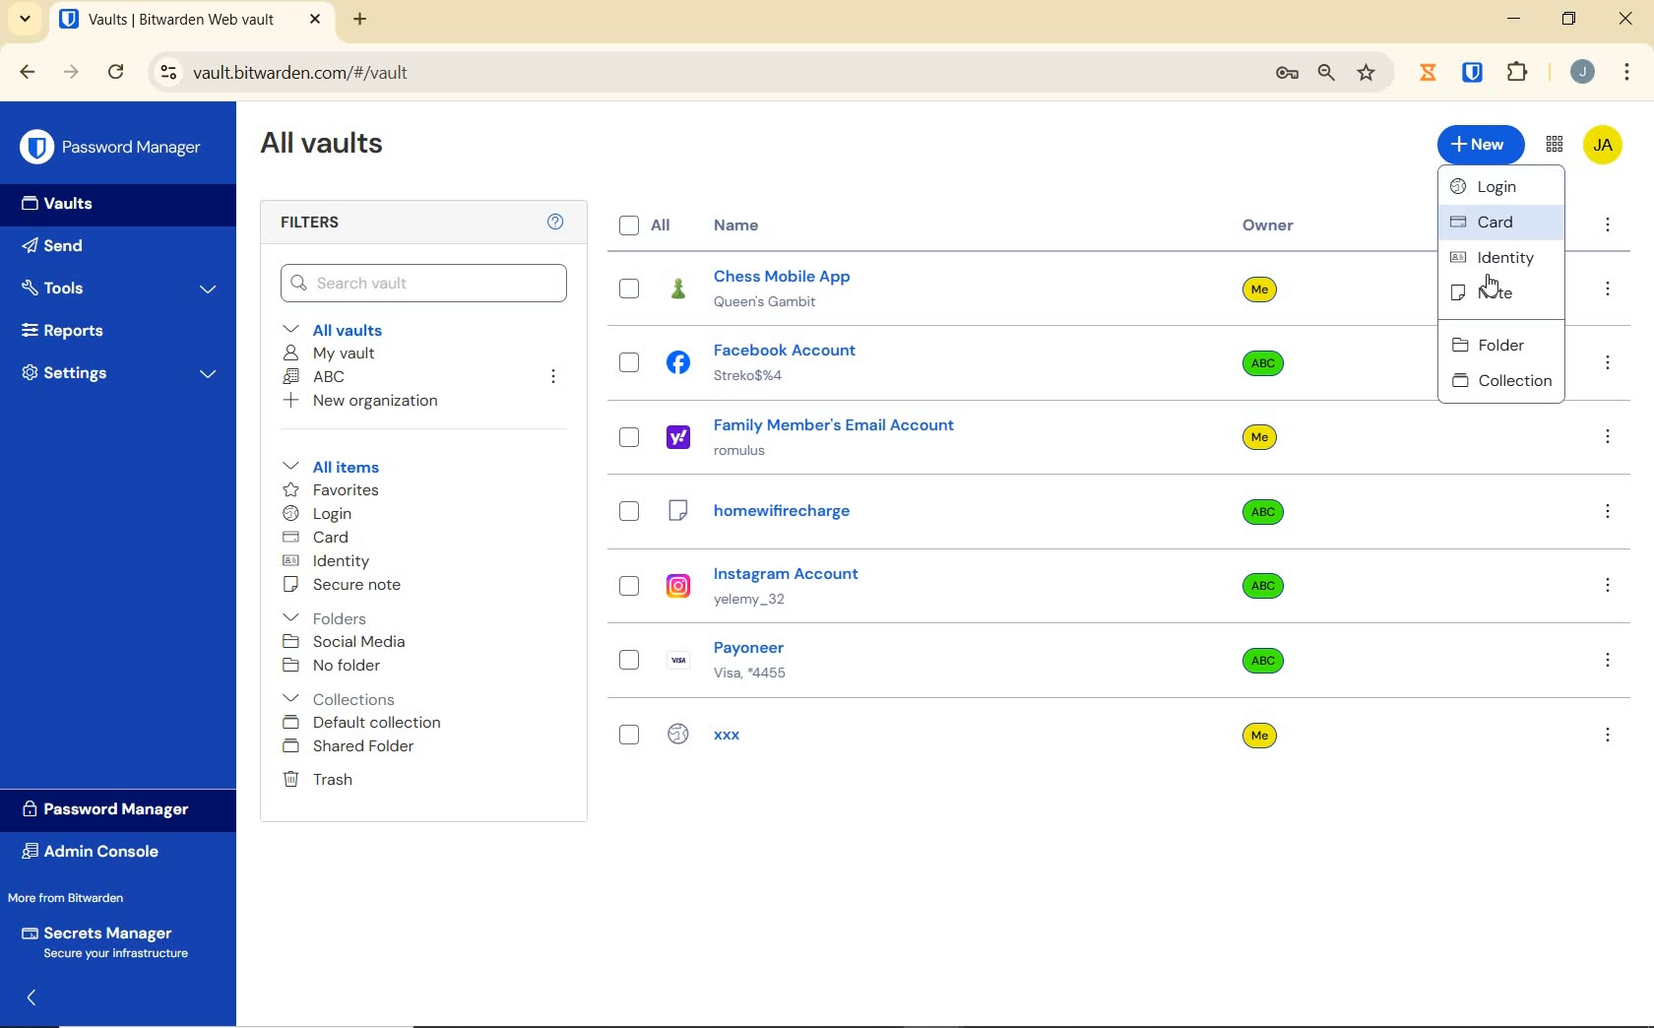 This screenshot has height=1028, width=1654. Describe the element at coordinates (1610, 659) in the screenshot. I see `more options` at that location.